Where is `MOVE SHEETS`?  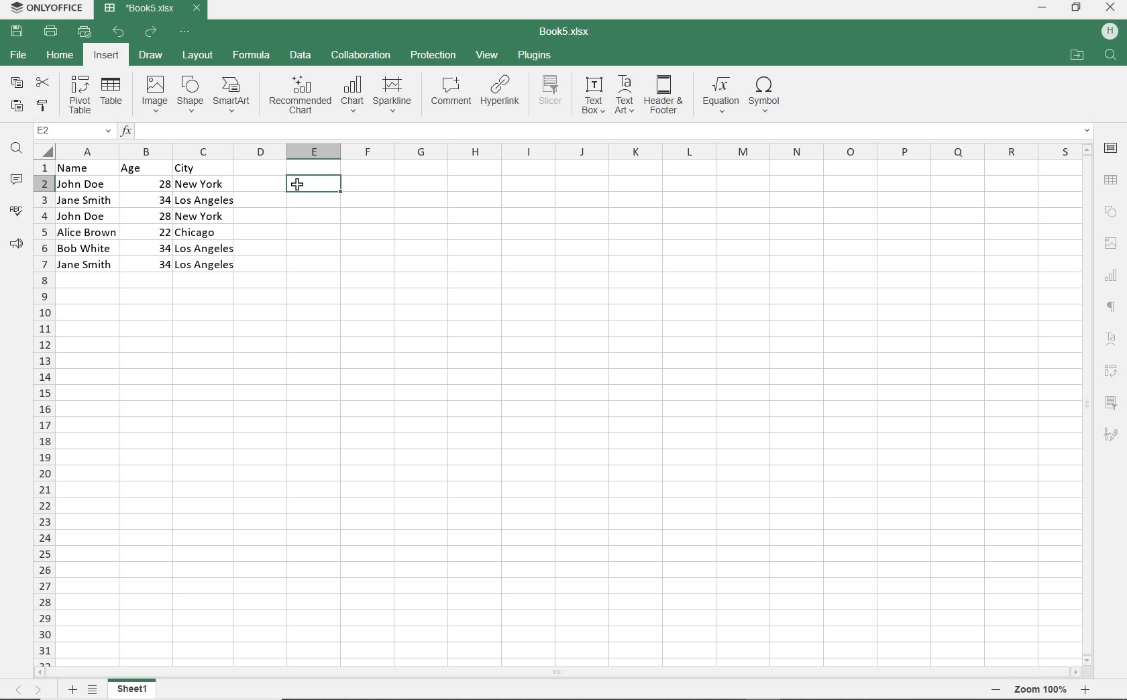 MOVE SHEETS is located at coordinates (30, 689).